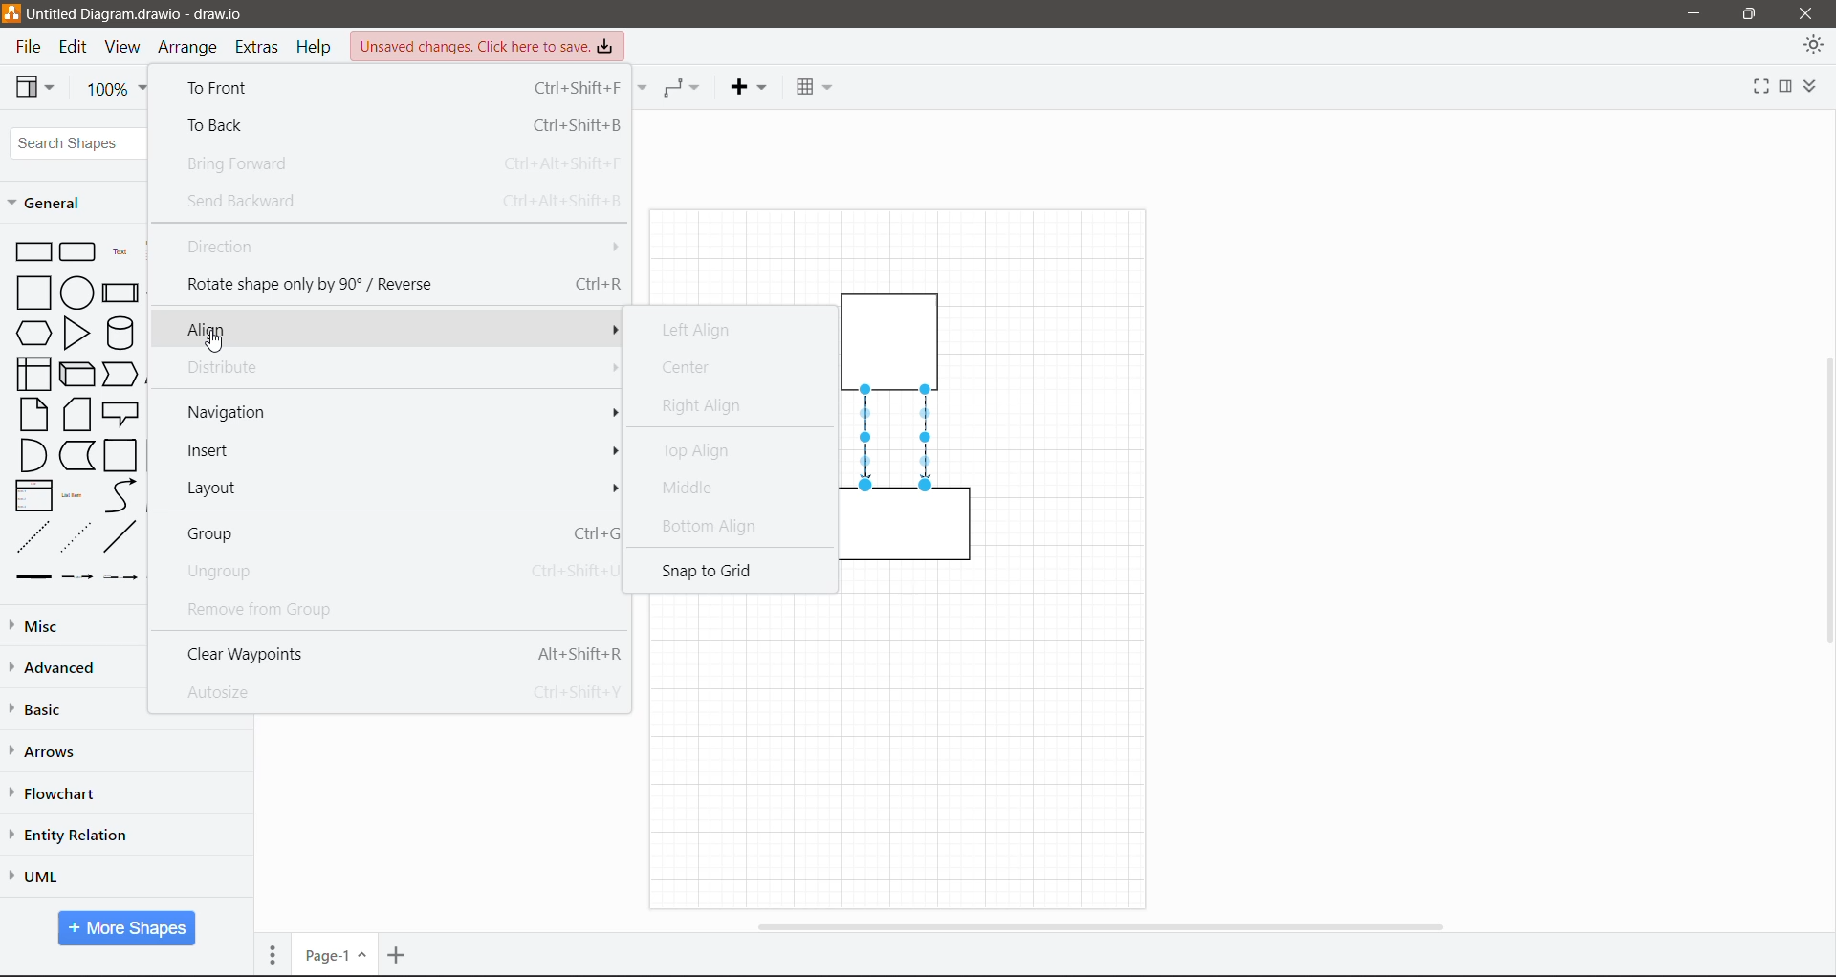 The image size is (1836, 977). I want to click on Insert Page, so click(399, 955).